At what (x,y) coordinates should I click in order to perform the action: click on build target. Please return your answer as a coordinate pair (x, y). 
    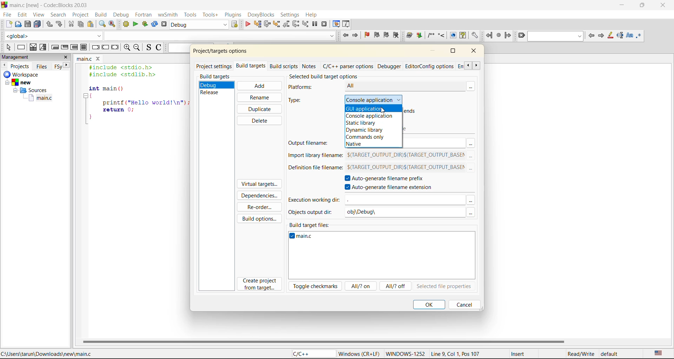
    Looking at the image, I should click on (199, 25).